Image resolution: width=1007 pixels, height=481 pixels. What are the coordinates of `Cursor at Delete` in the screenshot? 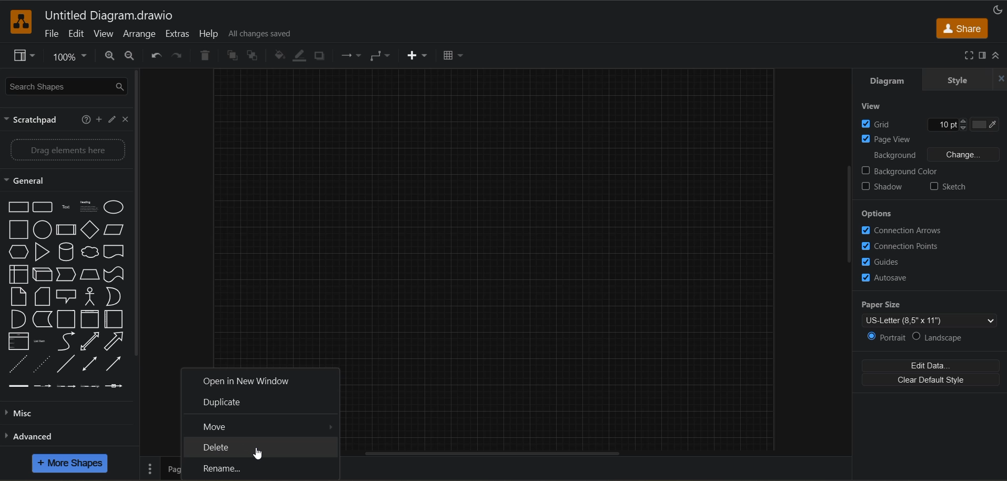 It's located at (261, 454).